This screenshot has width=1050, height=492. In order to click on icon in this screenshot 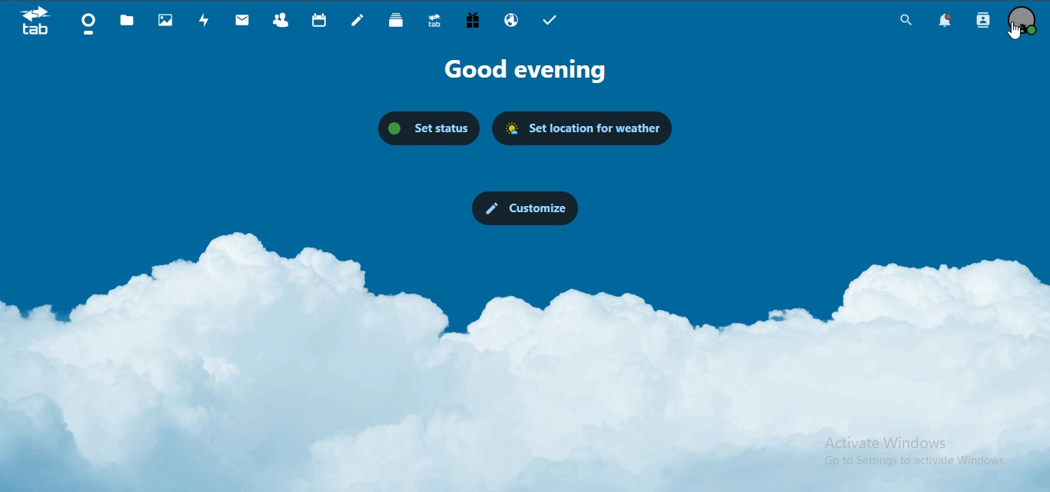, I will do `click(35, 21)`.